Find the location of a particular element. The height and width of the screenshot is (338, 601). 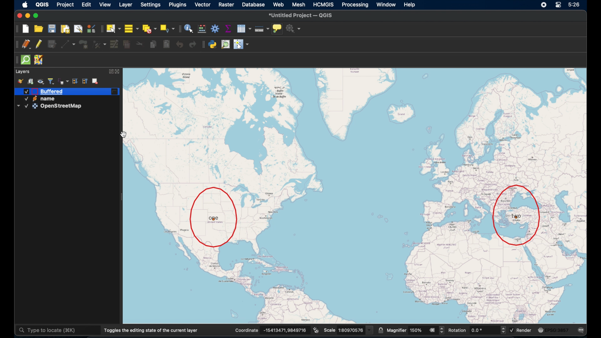

clear all is located at coordinates (431, 330).